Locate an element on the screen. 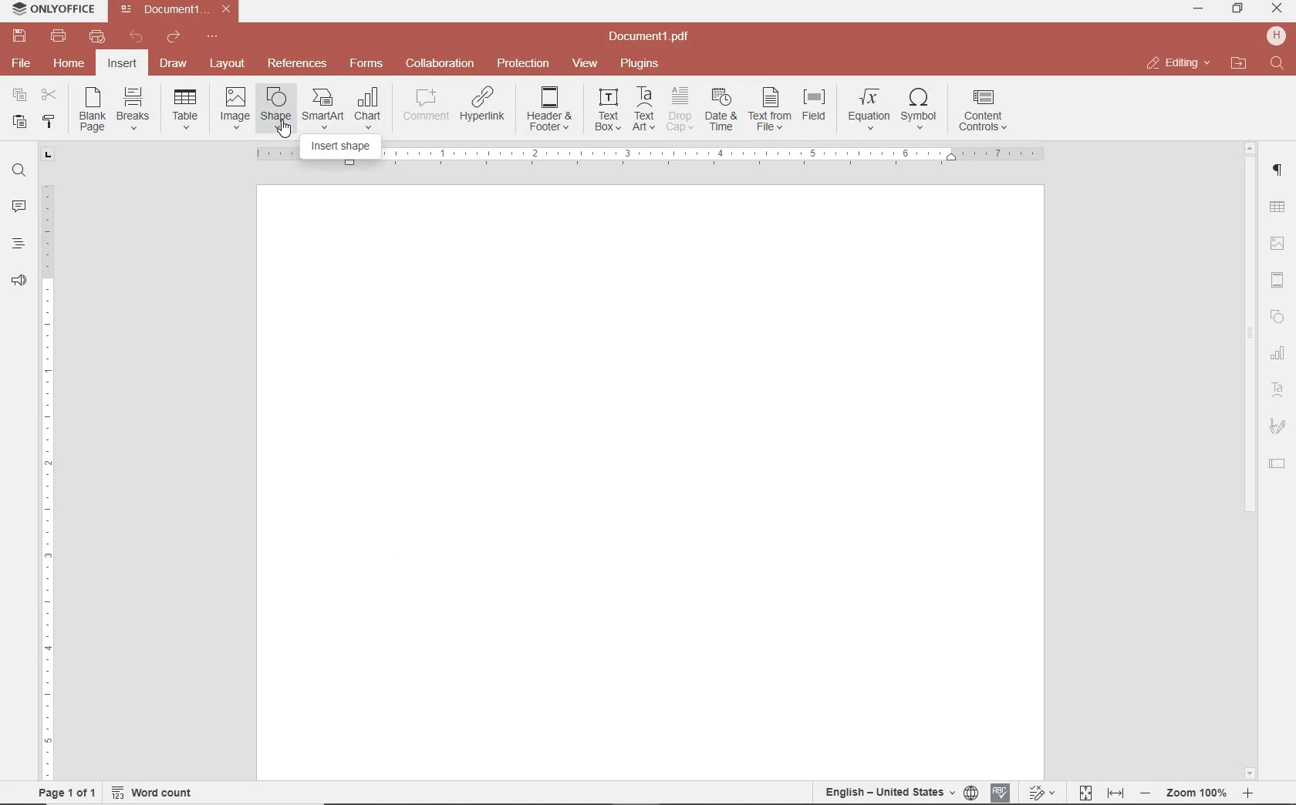  page 1 of 1 is located at coordinates (64, 791).